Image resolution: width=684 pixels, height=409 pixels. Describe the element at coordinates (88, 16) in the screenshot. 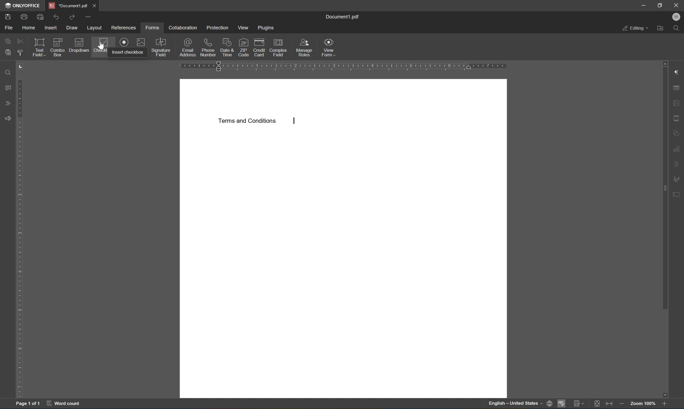

I see `customize quick access toolbar` at that location.